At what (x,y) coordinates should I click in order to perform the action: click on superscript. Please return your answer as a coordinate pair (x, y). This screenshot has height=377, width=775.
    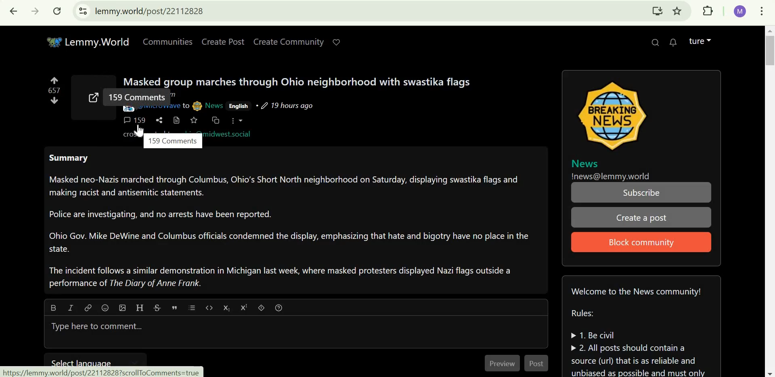
    Looking at the image, I should click on (243, 307).